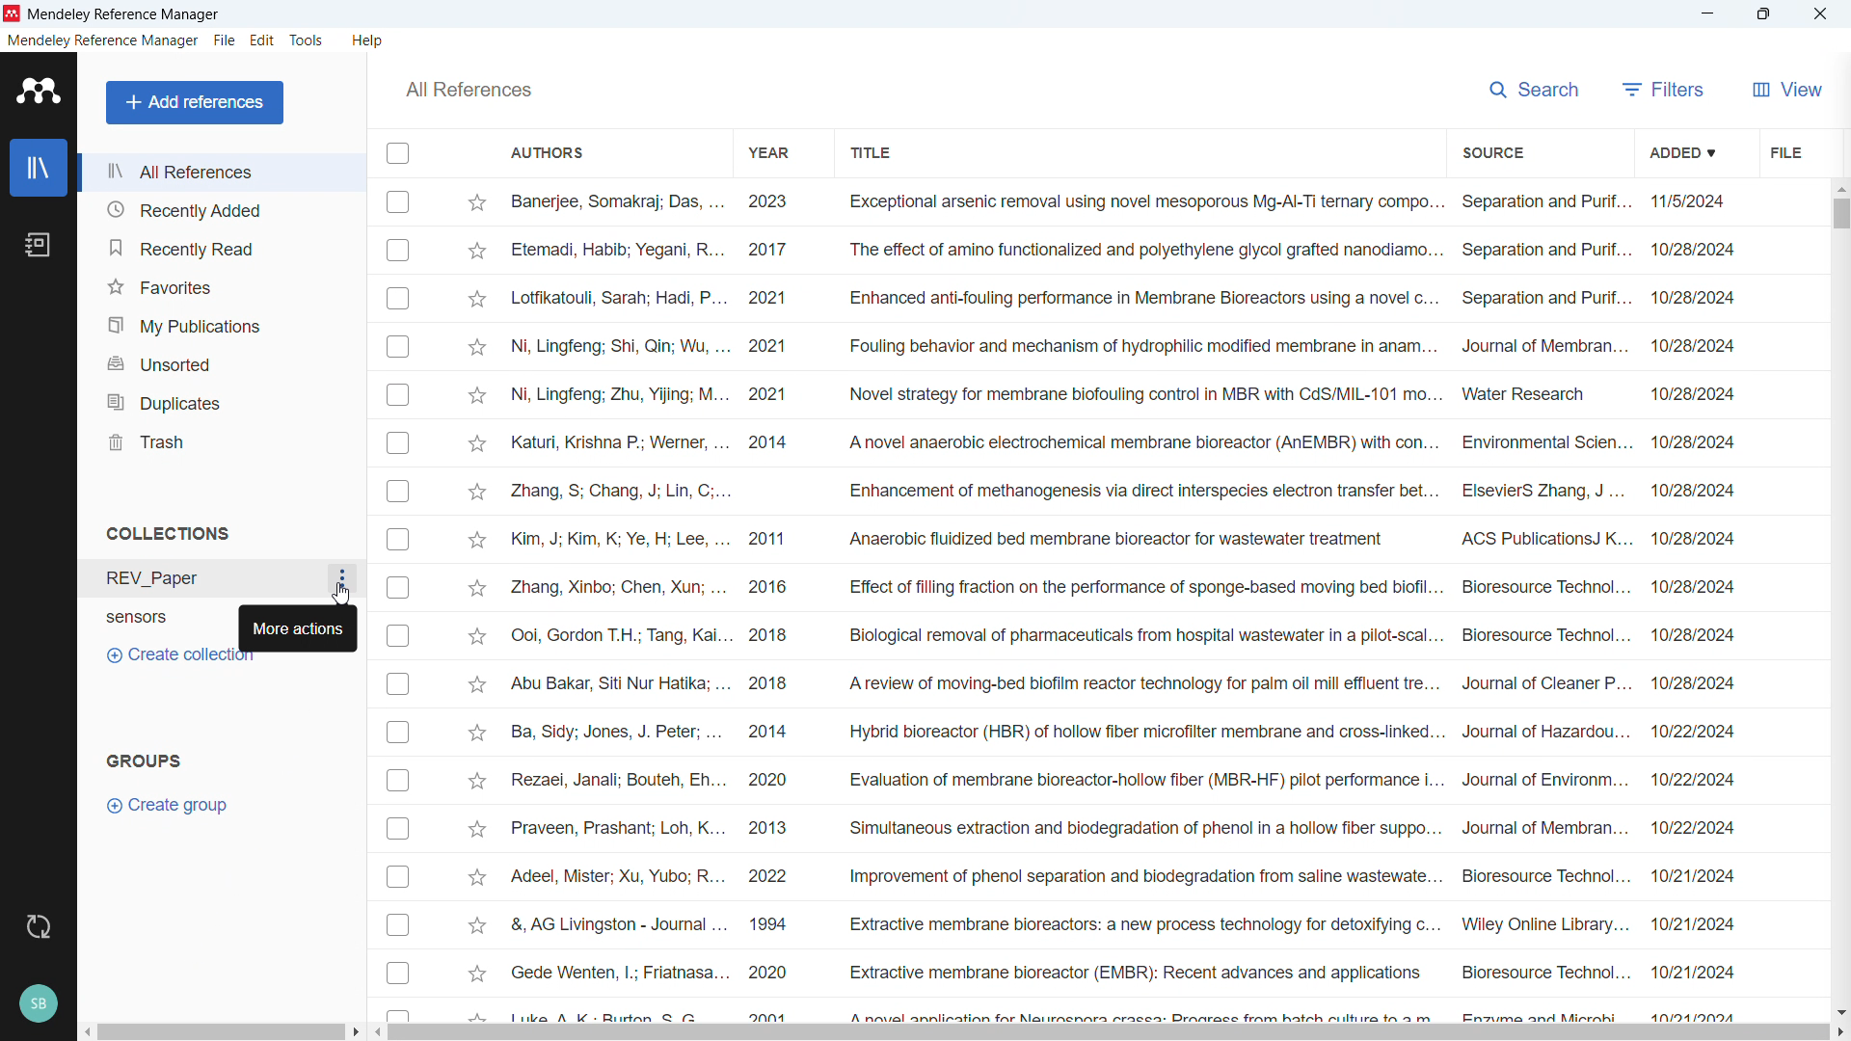 This screenshot has width=1851, height=1041. Describe the element at coordinates (476, 300) in the screenshot. I see `Star mark respective publication` at that location.